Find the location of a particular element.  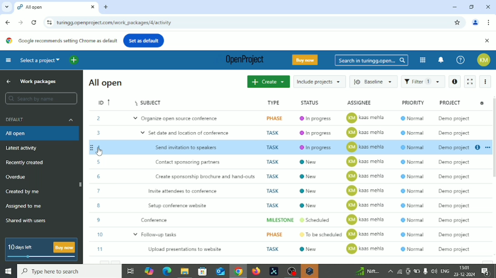

task: Create sponsorship brochure and hand-out is located at coordinates (283, 176).